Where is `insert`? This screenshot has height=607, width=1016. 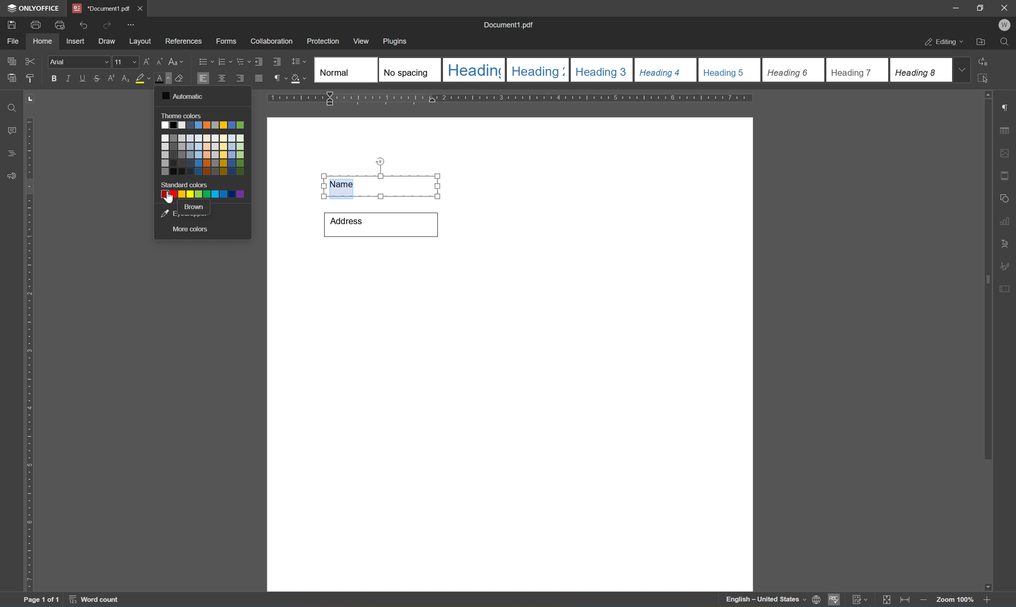 insert is located at coordinates (79, 42).